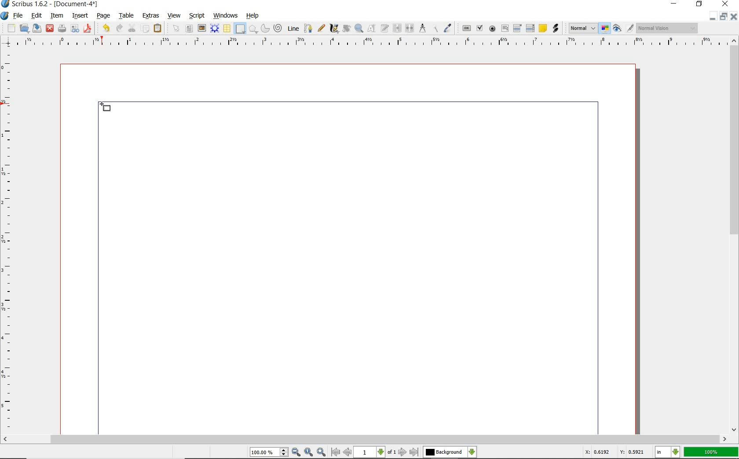 Image resolution: width=739 pixels, height=459 pixels. I want to click on redo, so click(120, 28).